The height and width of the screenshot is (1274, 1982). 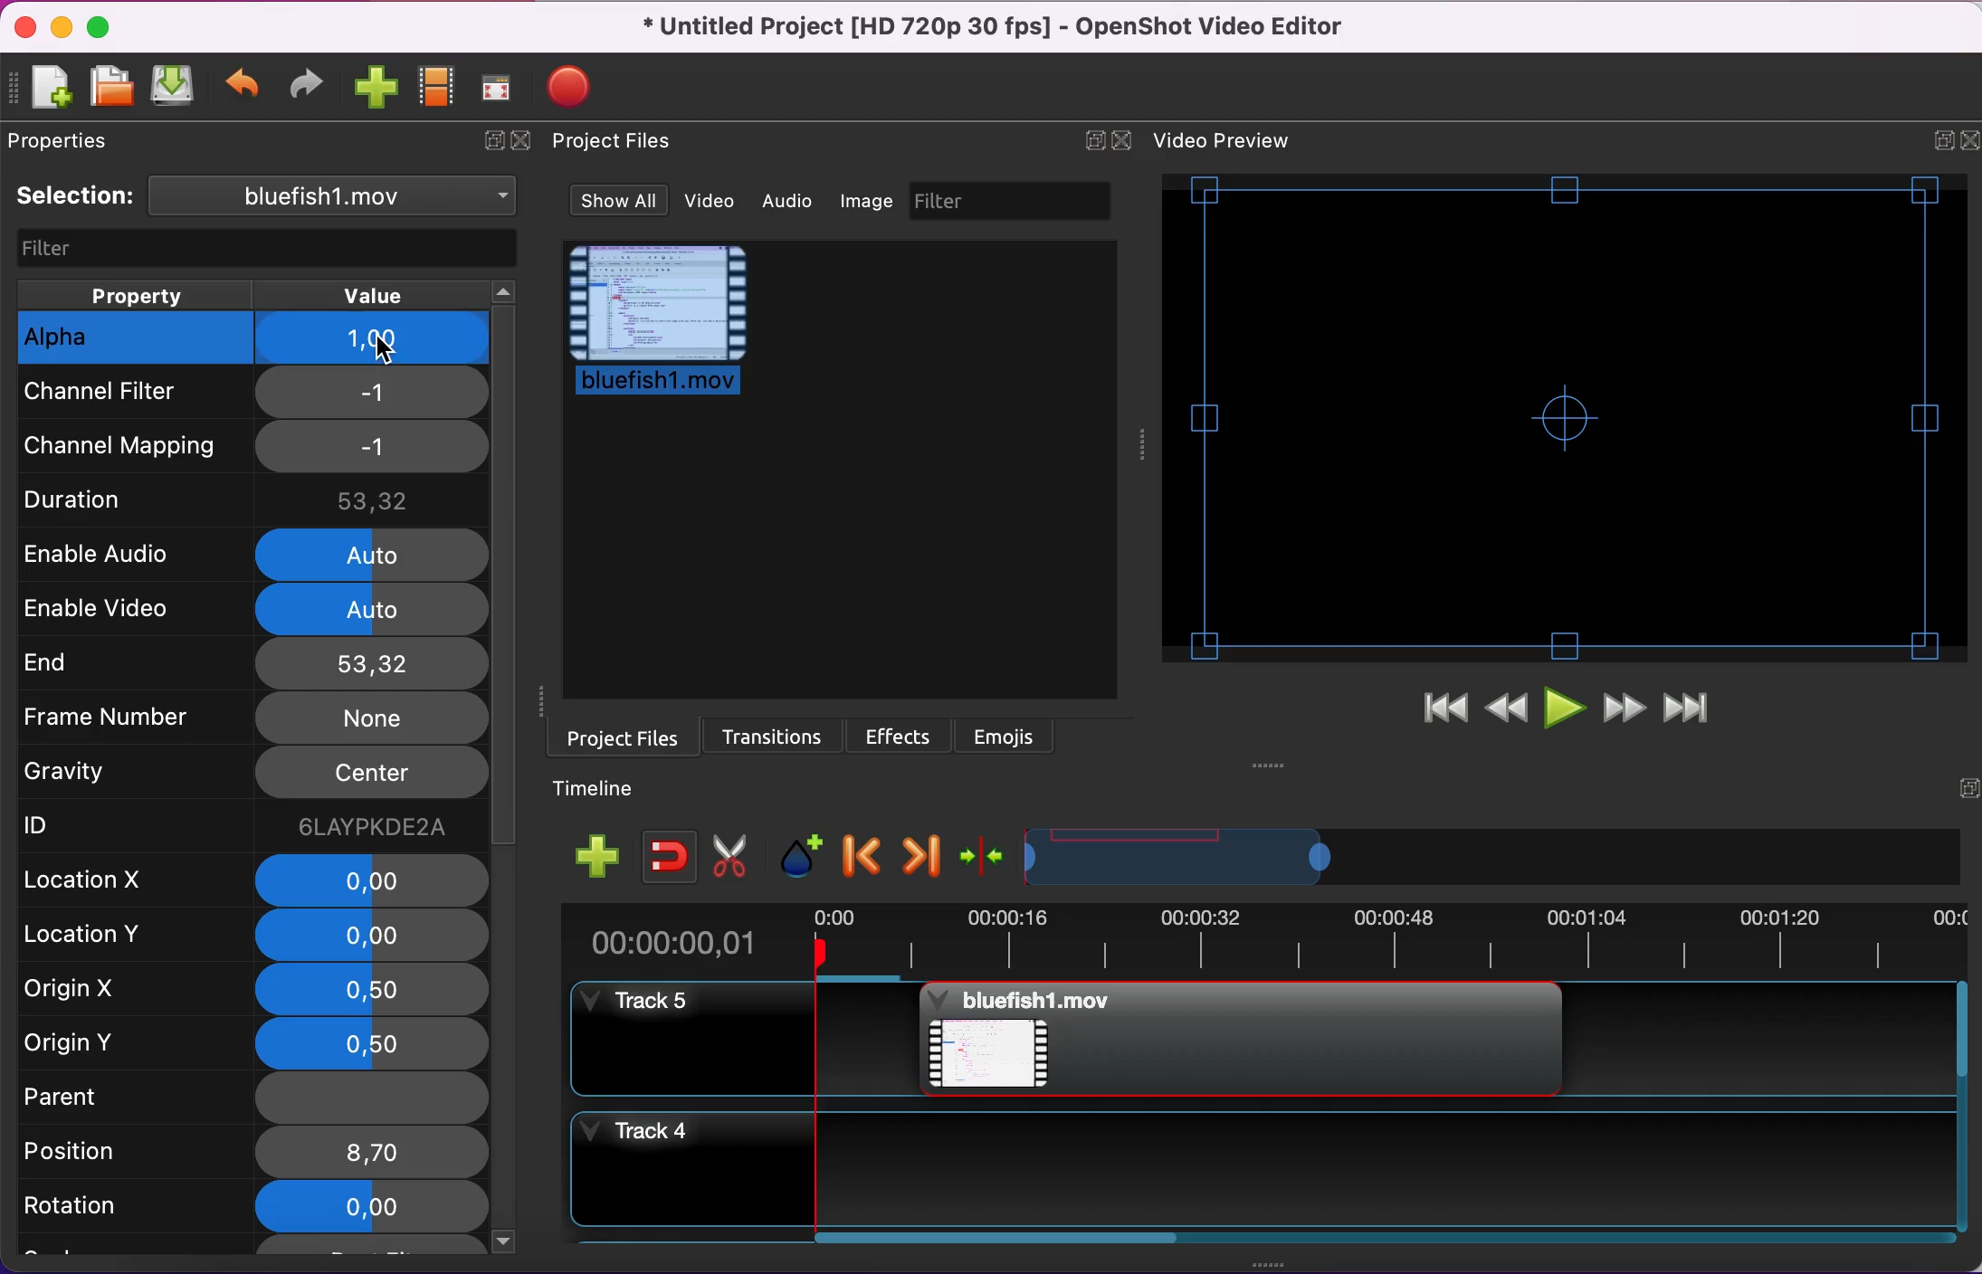 I want to click on show all, so click(x=622, y=199).